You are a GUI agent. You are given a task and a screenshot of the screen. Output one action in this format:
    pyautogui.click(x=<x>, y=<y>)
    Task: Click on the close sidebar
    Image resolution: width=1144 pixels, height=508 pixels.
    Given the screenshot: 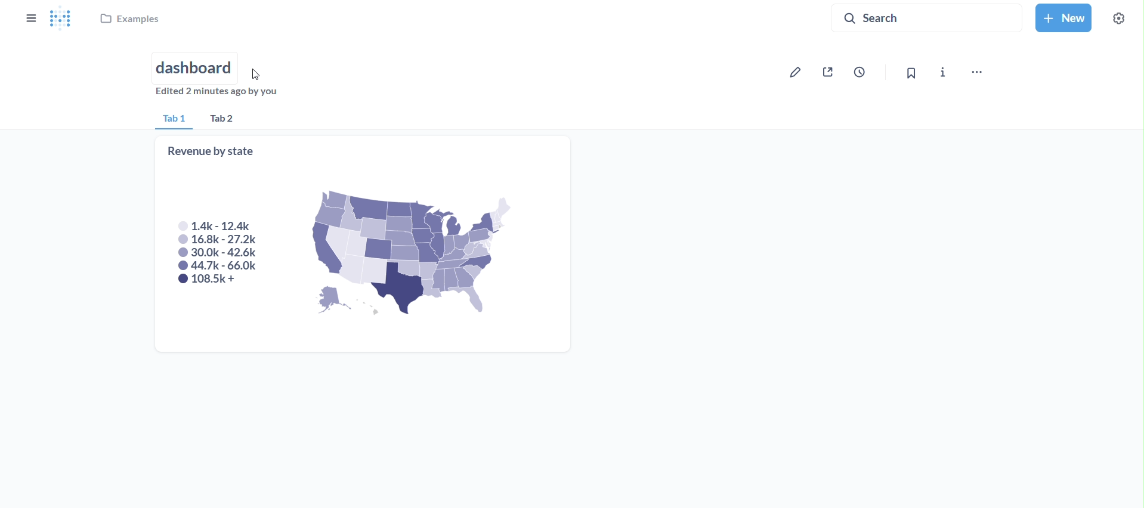 What is the action you would take?
    pyautogui.click(x=30, y=18)
    